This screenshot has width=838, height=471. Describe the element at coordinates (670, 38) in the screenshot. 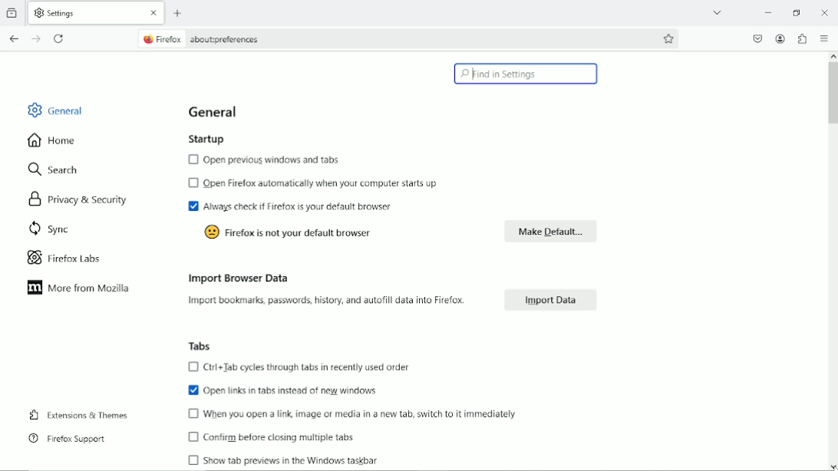

I see `Bookmark this page` at that location.